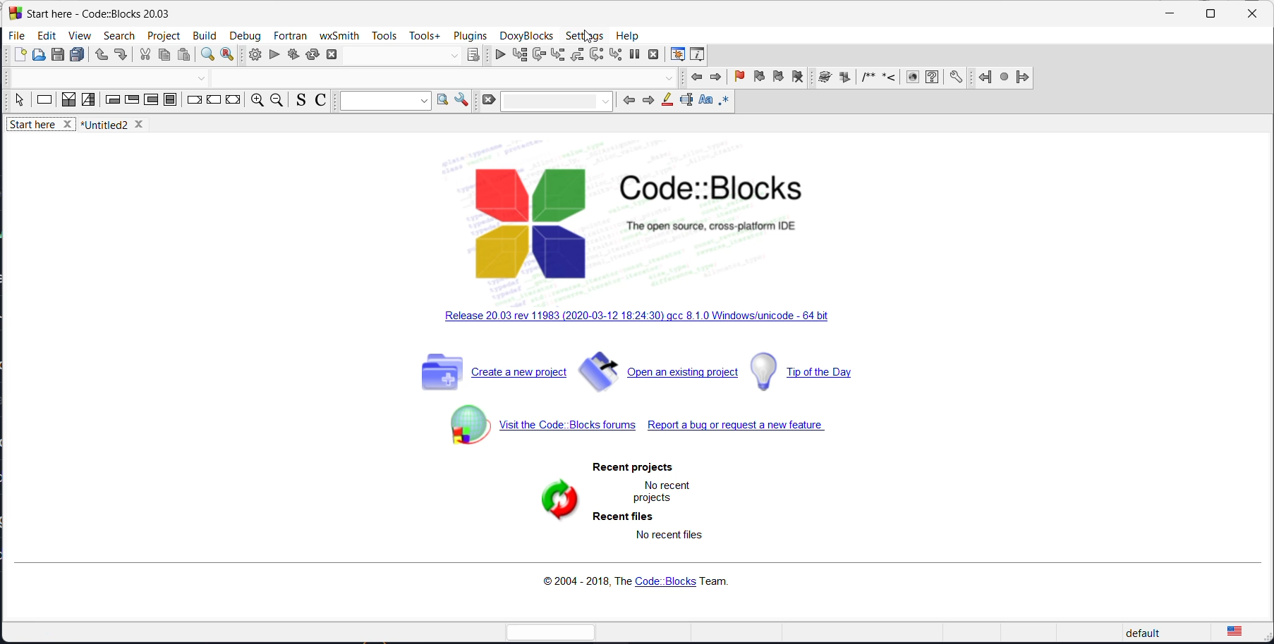 This screenshot has height=644, width=1274. Describe the element at coordinates (703, 101) in the screenshot. I see `match case` at that location.